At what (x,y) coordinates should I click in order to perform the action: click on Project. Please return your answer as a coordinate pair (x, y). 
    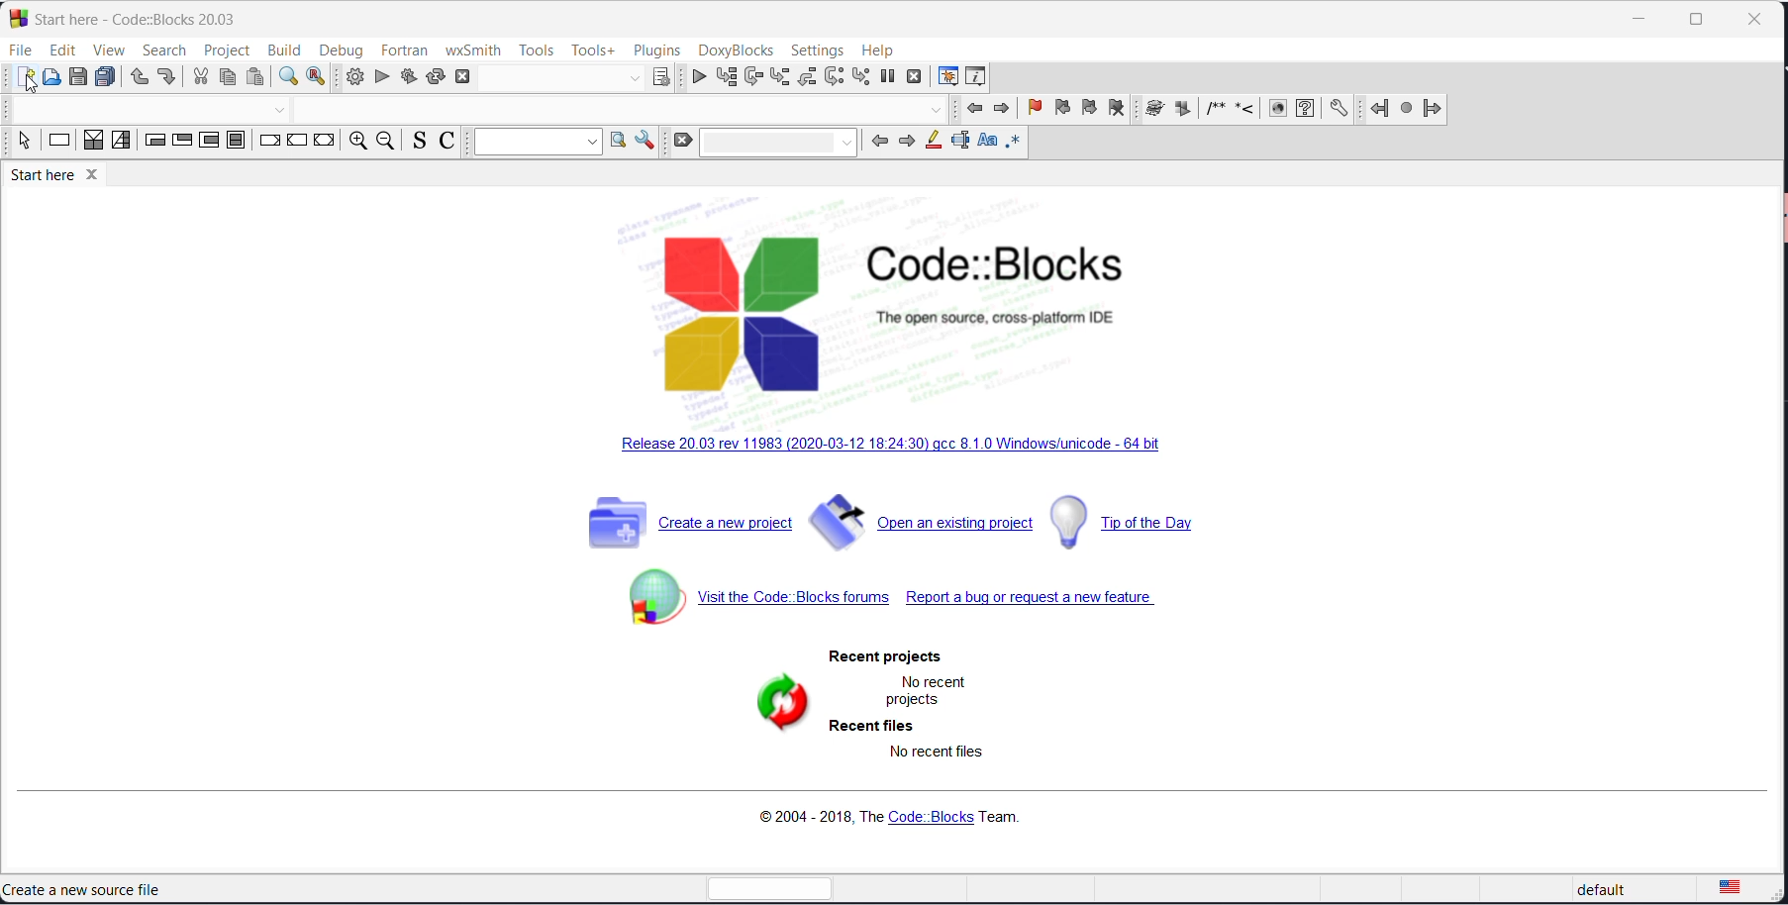
    Looking at the image, I should click on (227, 50).